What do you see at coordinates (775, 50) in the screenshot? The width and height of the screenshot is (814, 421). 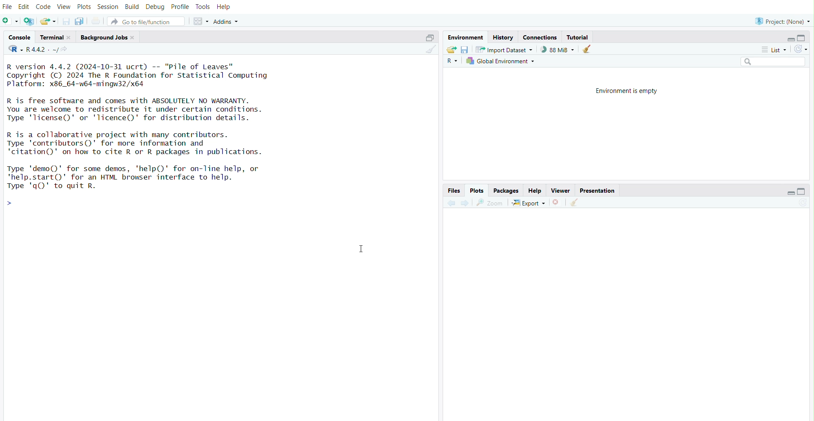 I see `list` at bounding box center [775, 50].